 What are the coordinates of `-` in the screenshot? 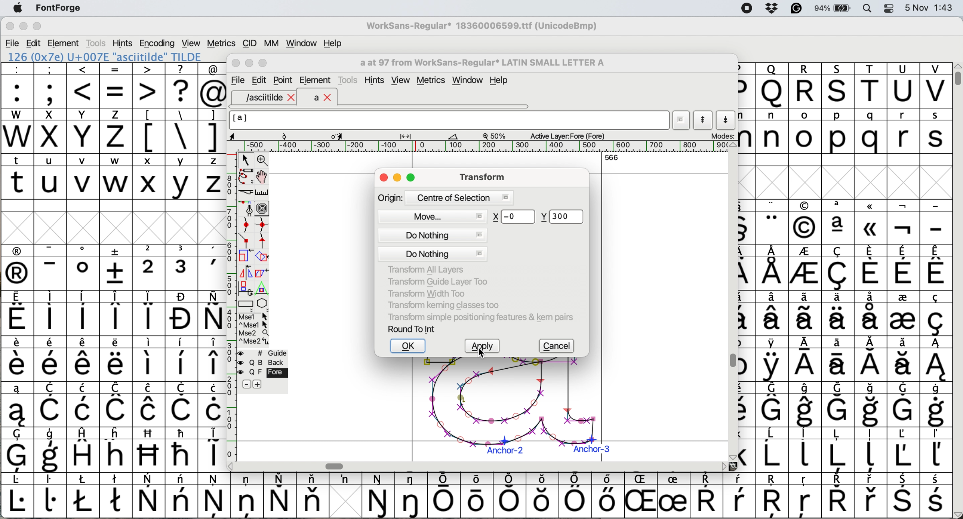 It's located at (936, 223).